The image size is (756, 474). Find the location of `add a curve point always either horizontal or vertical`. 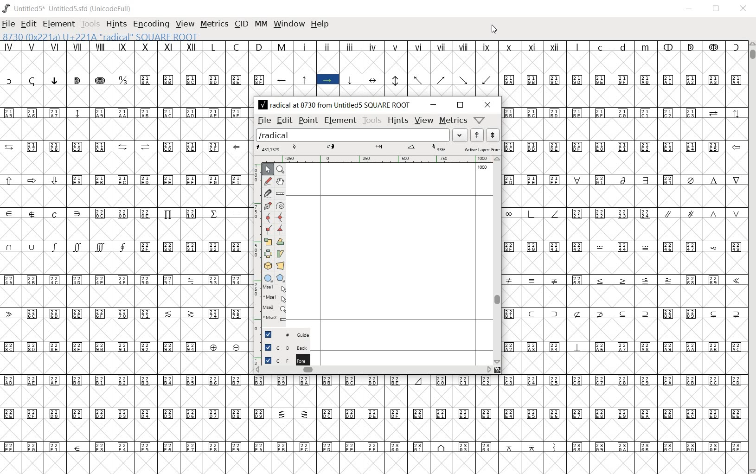

add a curve point always either horizontal or vertical is located at coordinates (279, 217).